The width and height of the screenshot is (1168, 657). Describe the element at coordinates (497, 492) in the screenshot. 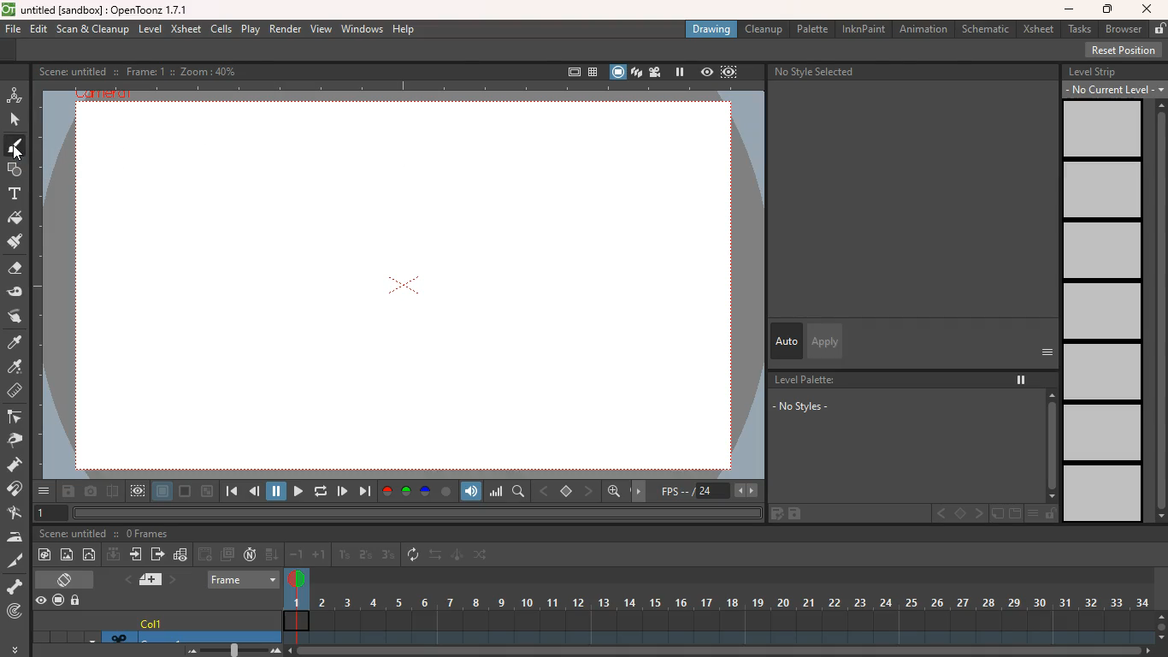

I see `scale` at that location.